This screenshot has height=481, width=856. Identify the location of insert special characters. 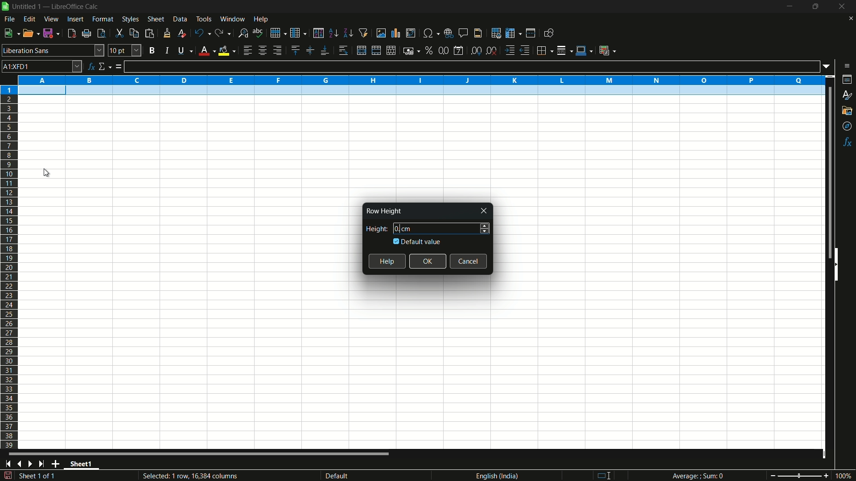
(431, 33).